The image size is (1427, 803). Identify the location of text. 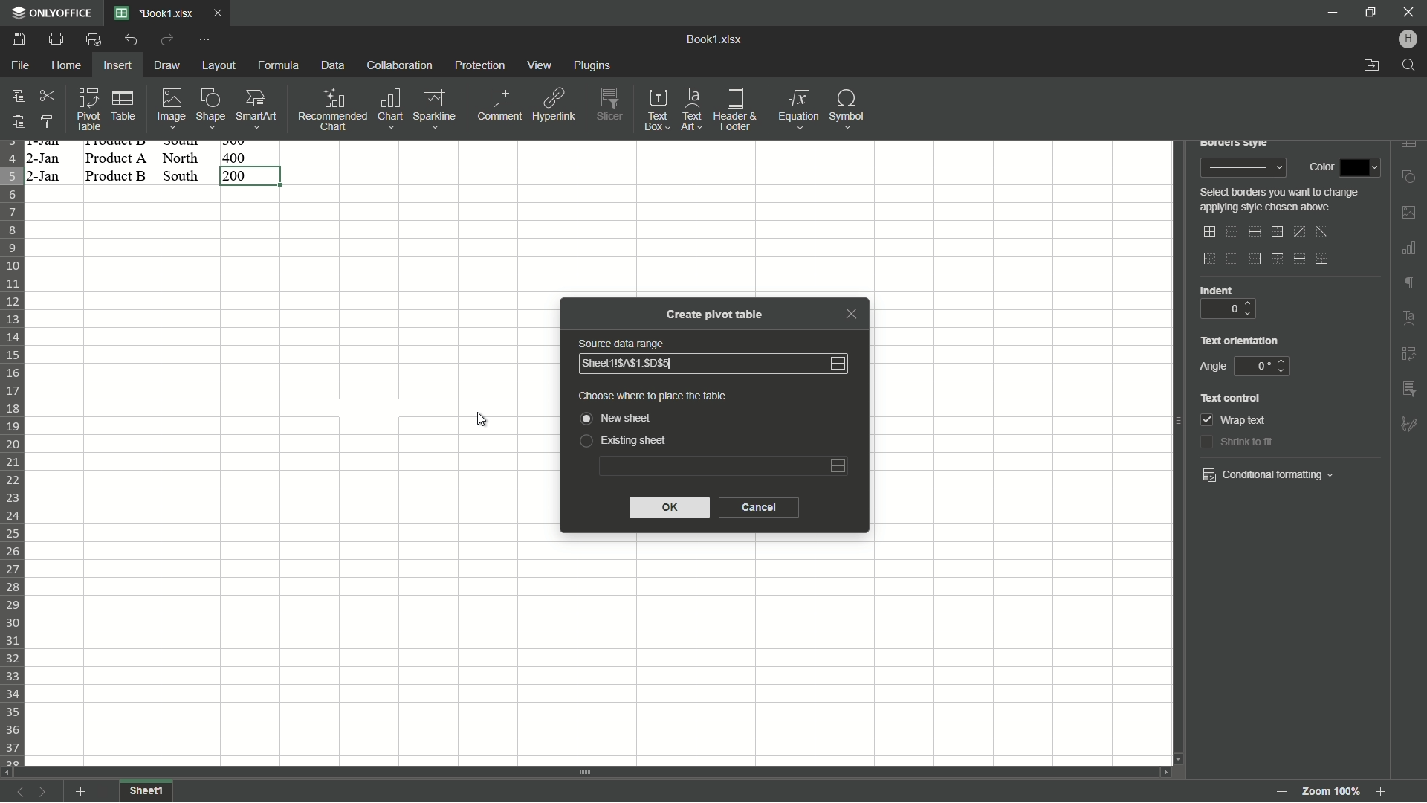
(1279, 199).